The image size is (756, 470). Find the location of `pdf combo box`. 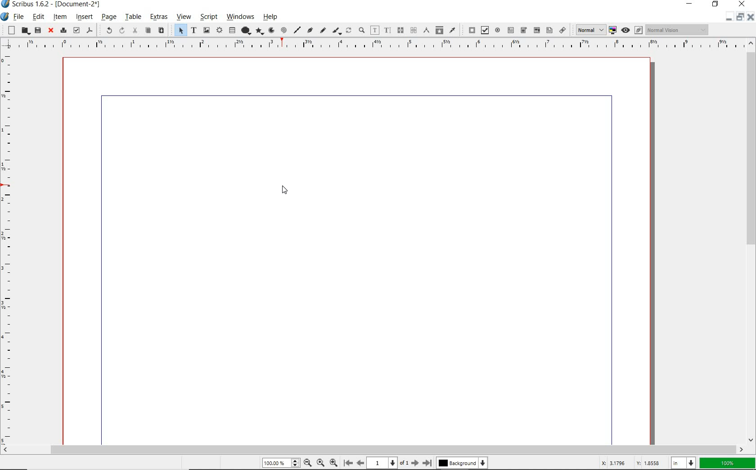

pdf combo box is located at coordinates (523, 30).